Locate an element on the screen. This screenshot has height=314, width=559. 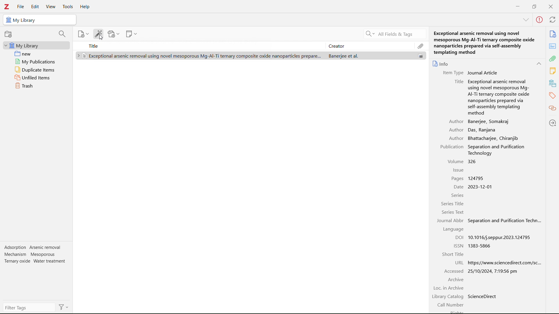
author is located at coordinates (456, 130).